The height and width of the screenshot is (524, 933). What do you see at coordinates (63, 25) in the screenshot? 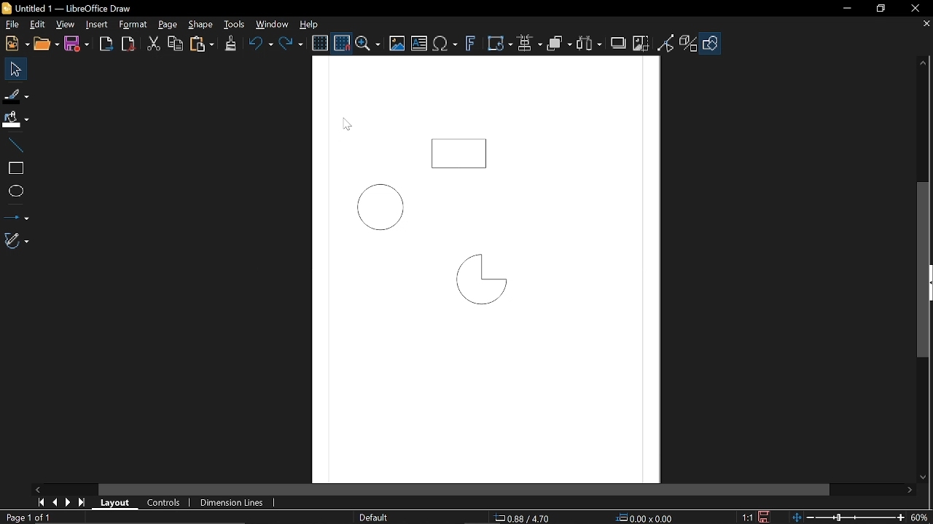
I see `View` at bounding box center [63, 25].